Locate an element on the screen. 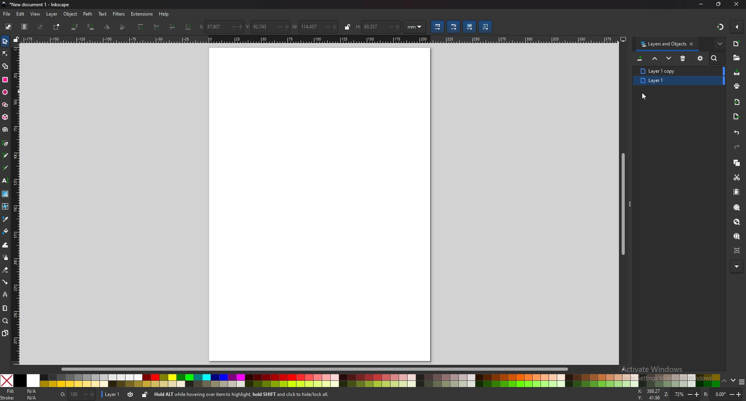 The width and height of the screenshot is (746, 401). colors is located at coordinates (380, 381).